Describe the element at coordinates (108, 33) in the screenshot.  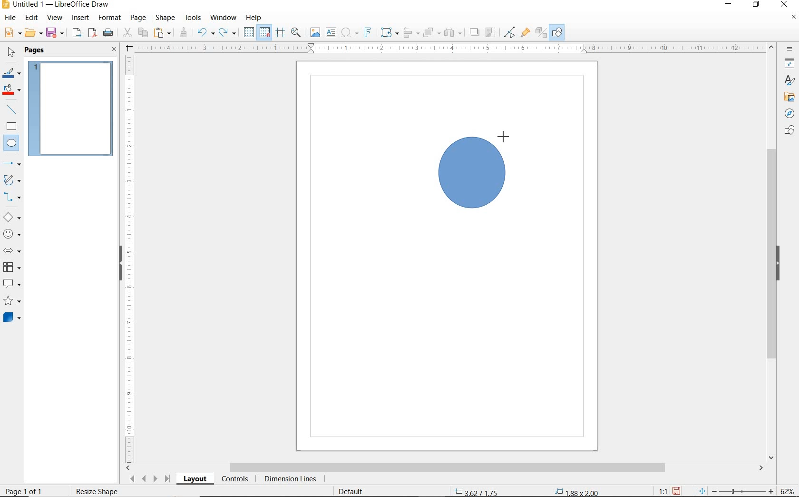
I see `PRINT` at that location.